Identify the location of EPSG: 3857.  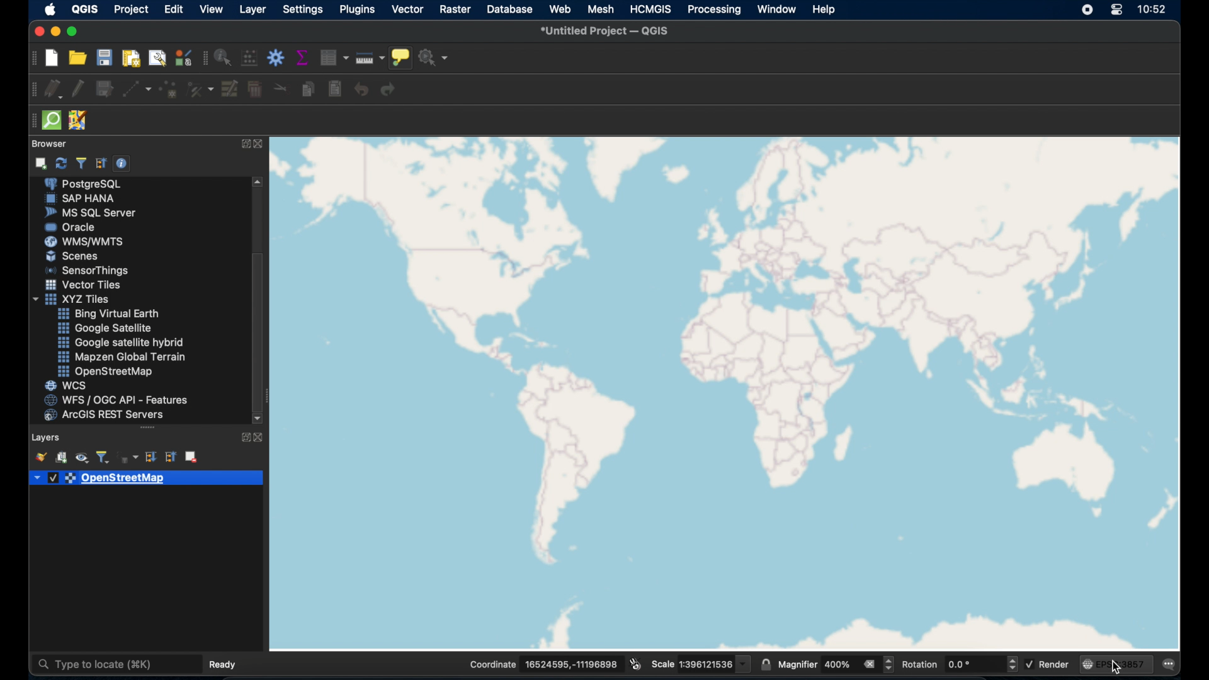
(1118, 665).